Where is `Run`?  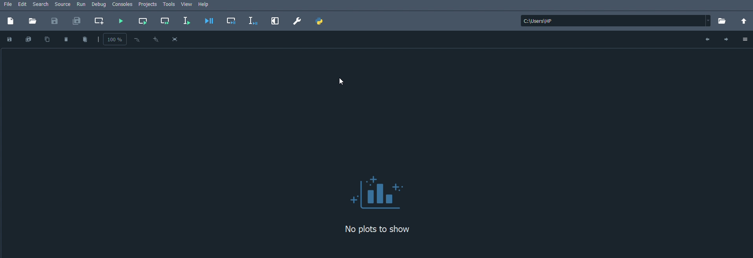
Run is located at coordinates (82, 5).